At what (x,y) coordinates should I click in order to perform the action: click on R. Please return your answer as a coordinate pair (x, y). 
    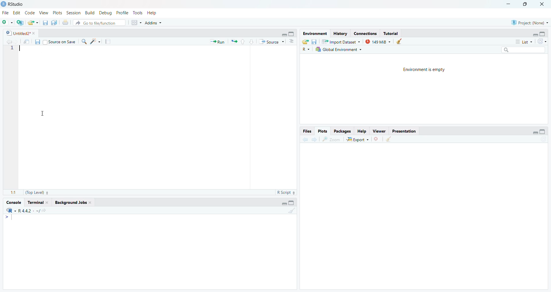
    Looking at the image, I should click on (10, 210).